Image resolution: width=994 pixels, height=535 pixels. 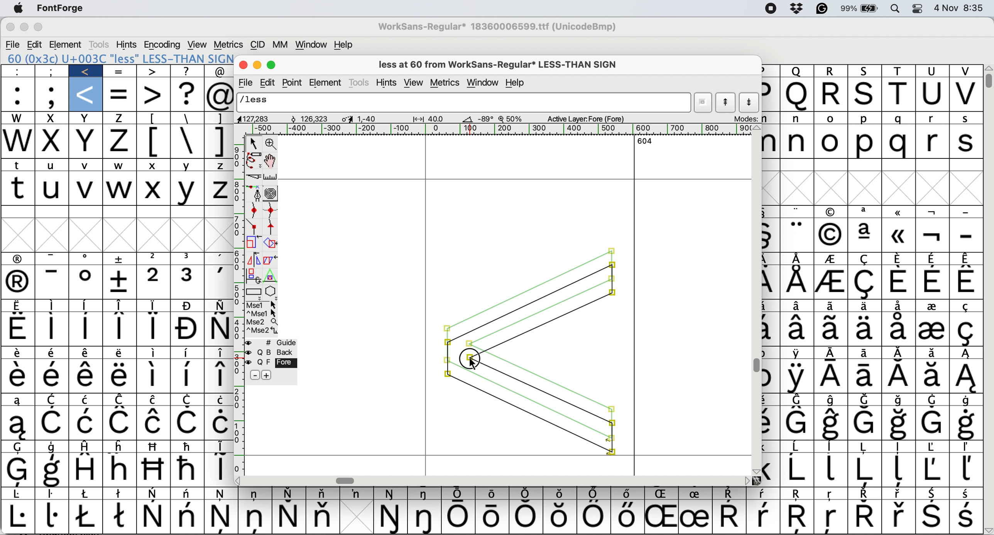 What do you see at coordinates (831, 519) in the screenshot?
I see `Symbol` at bounding box center [831, 519].